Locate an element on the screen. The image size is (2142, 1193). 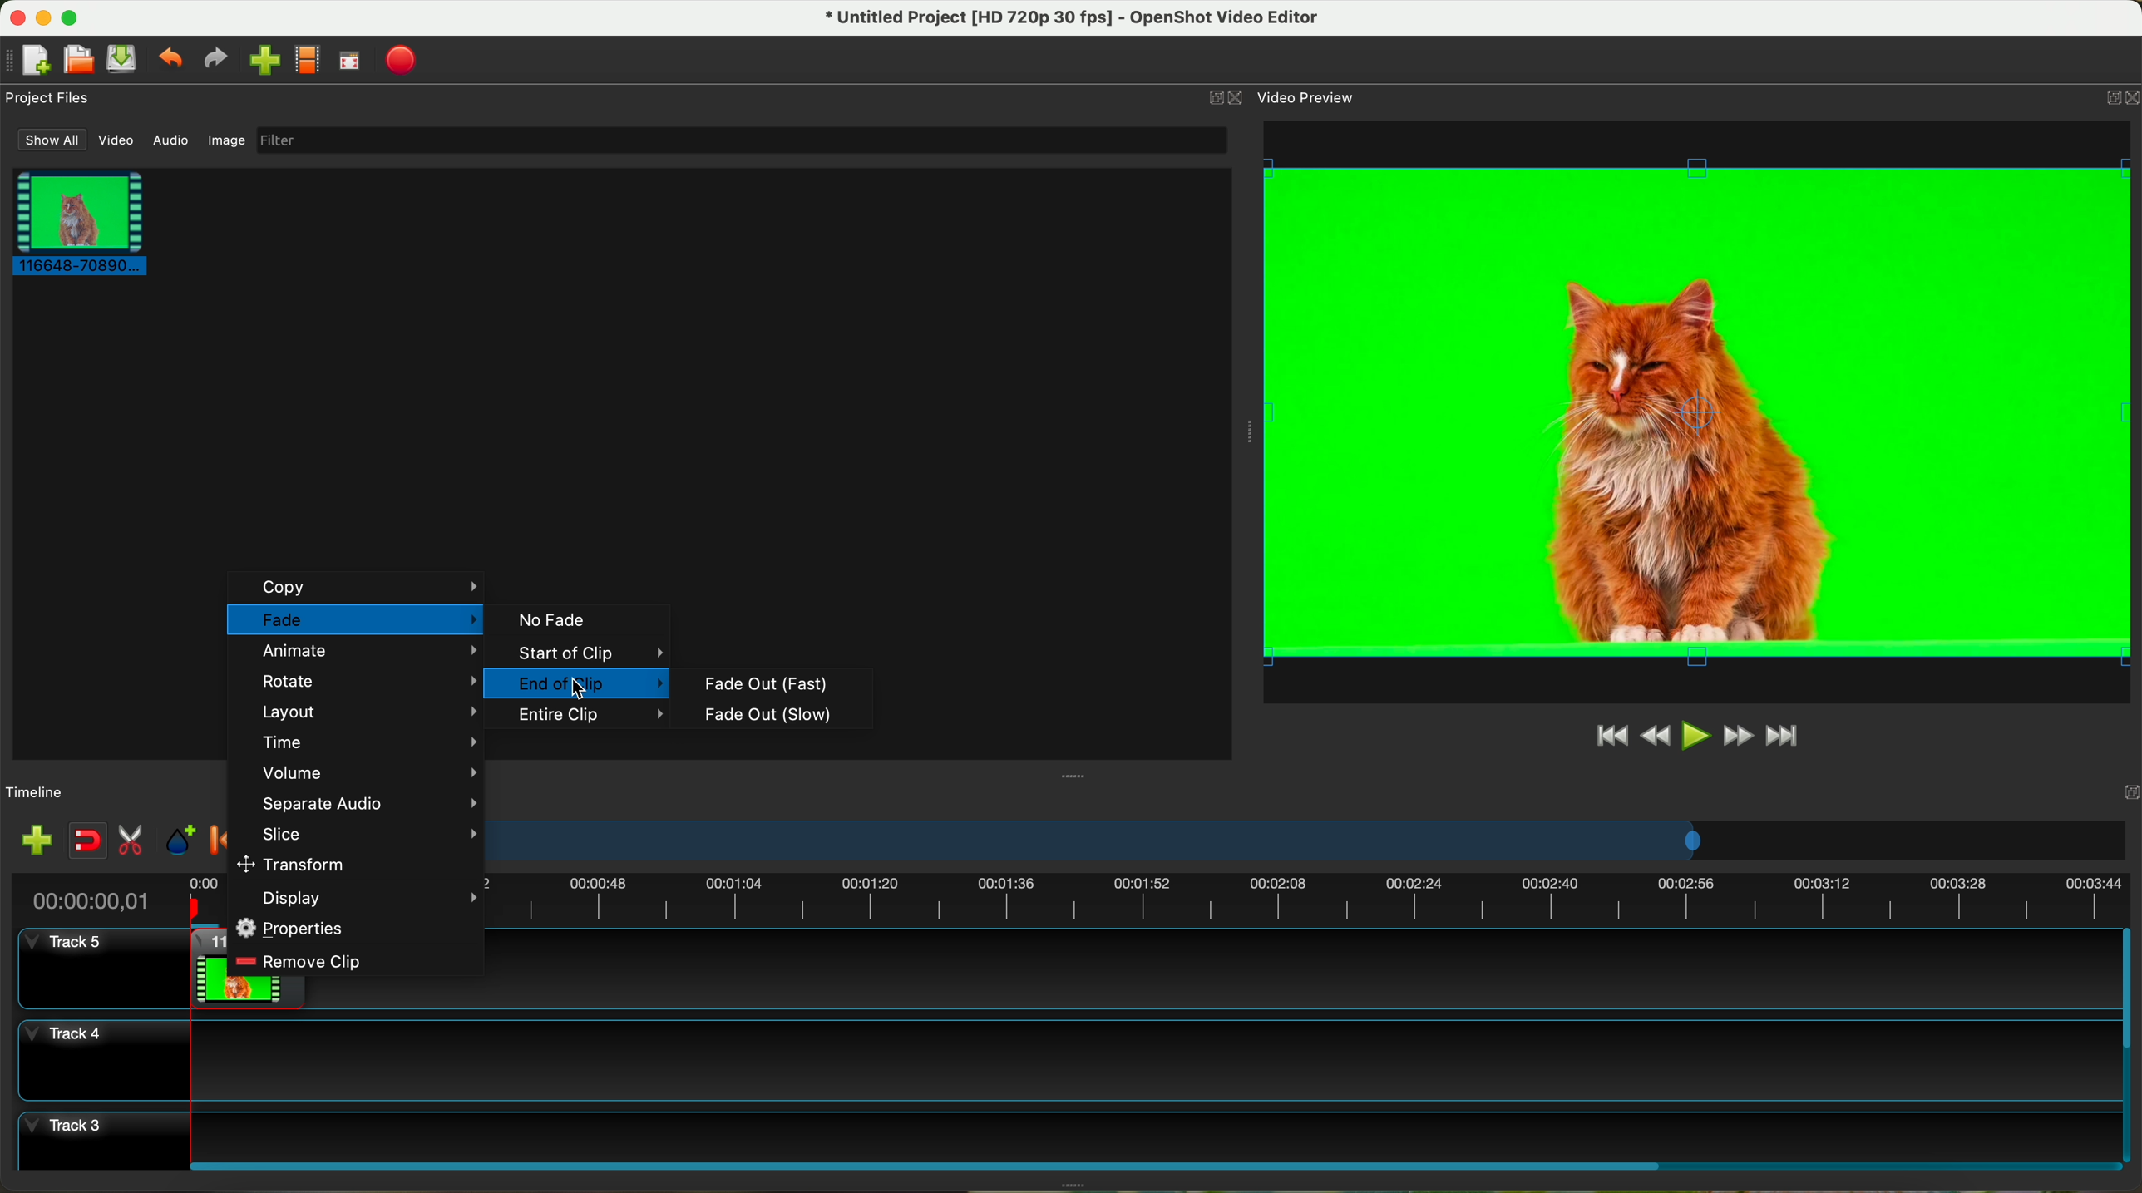
entire clip is located at coordinates (592, 717).